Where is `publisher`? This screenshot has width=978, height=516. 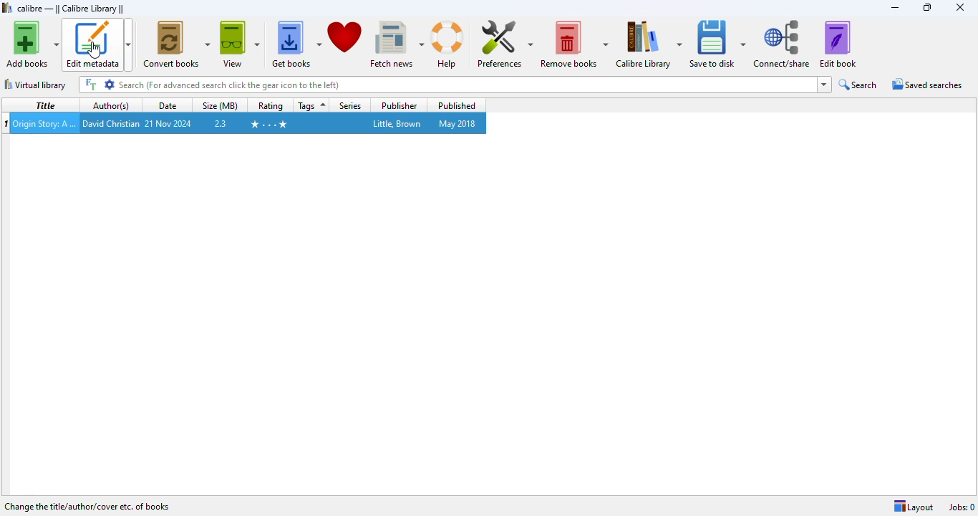
publisher is located at coordinates (398, 105).